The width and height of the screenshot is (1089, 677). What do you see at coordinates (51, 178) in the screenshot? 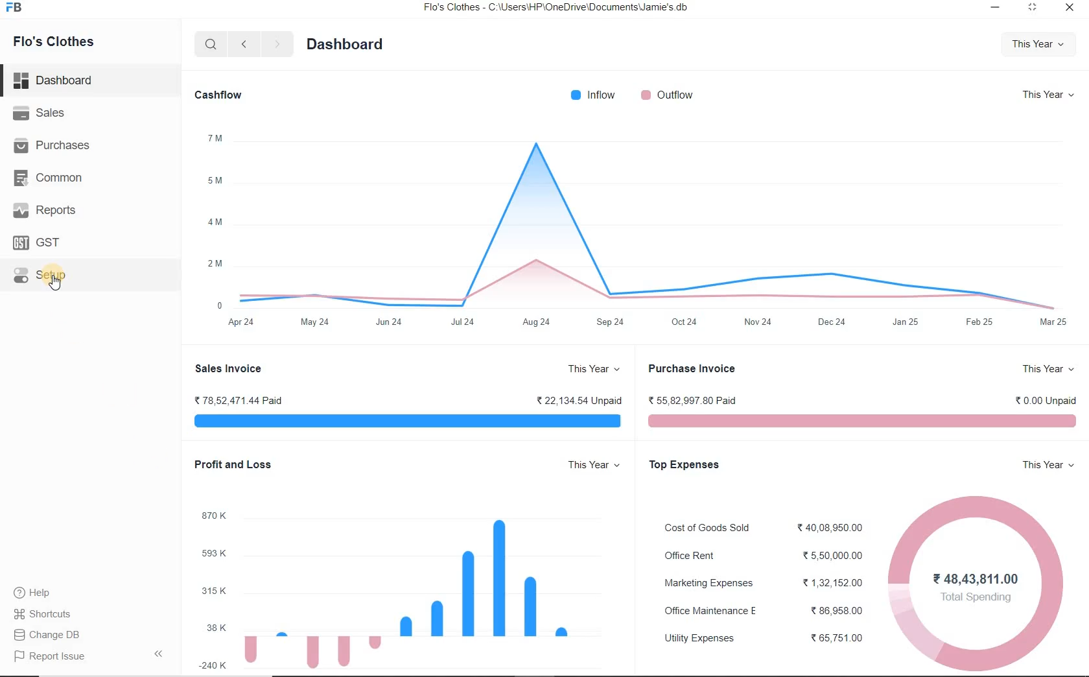
I see `Common` at bounding box center [51, 178].